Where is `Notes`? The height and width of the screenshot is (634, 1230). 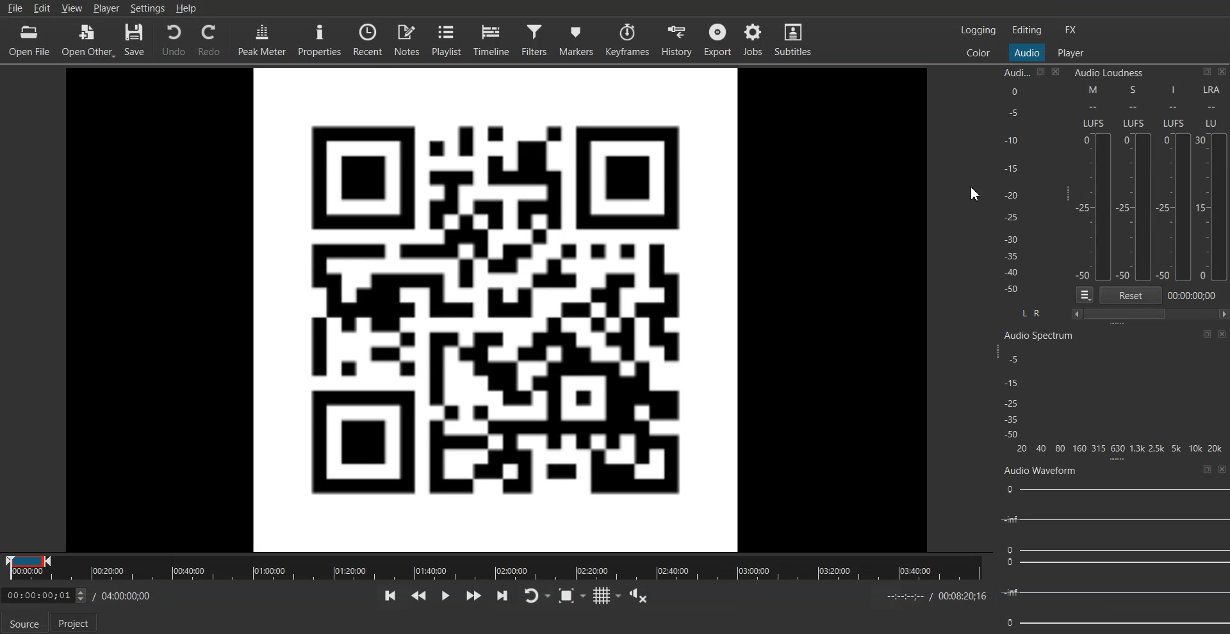 Notes is located at coordinates (407, 40).